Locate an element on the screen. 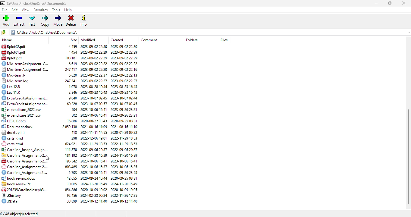 This screenshot has height=217, width=411. 2020-01-29 09:22 is located at coordinates (124, 133).